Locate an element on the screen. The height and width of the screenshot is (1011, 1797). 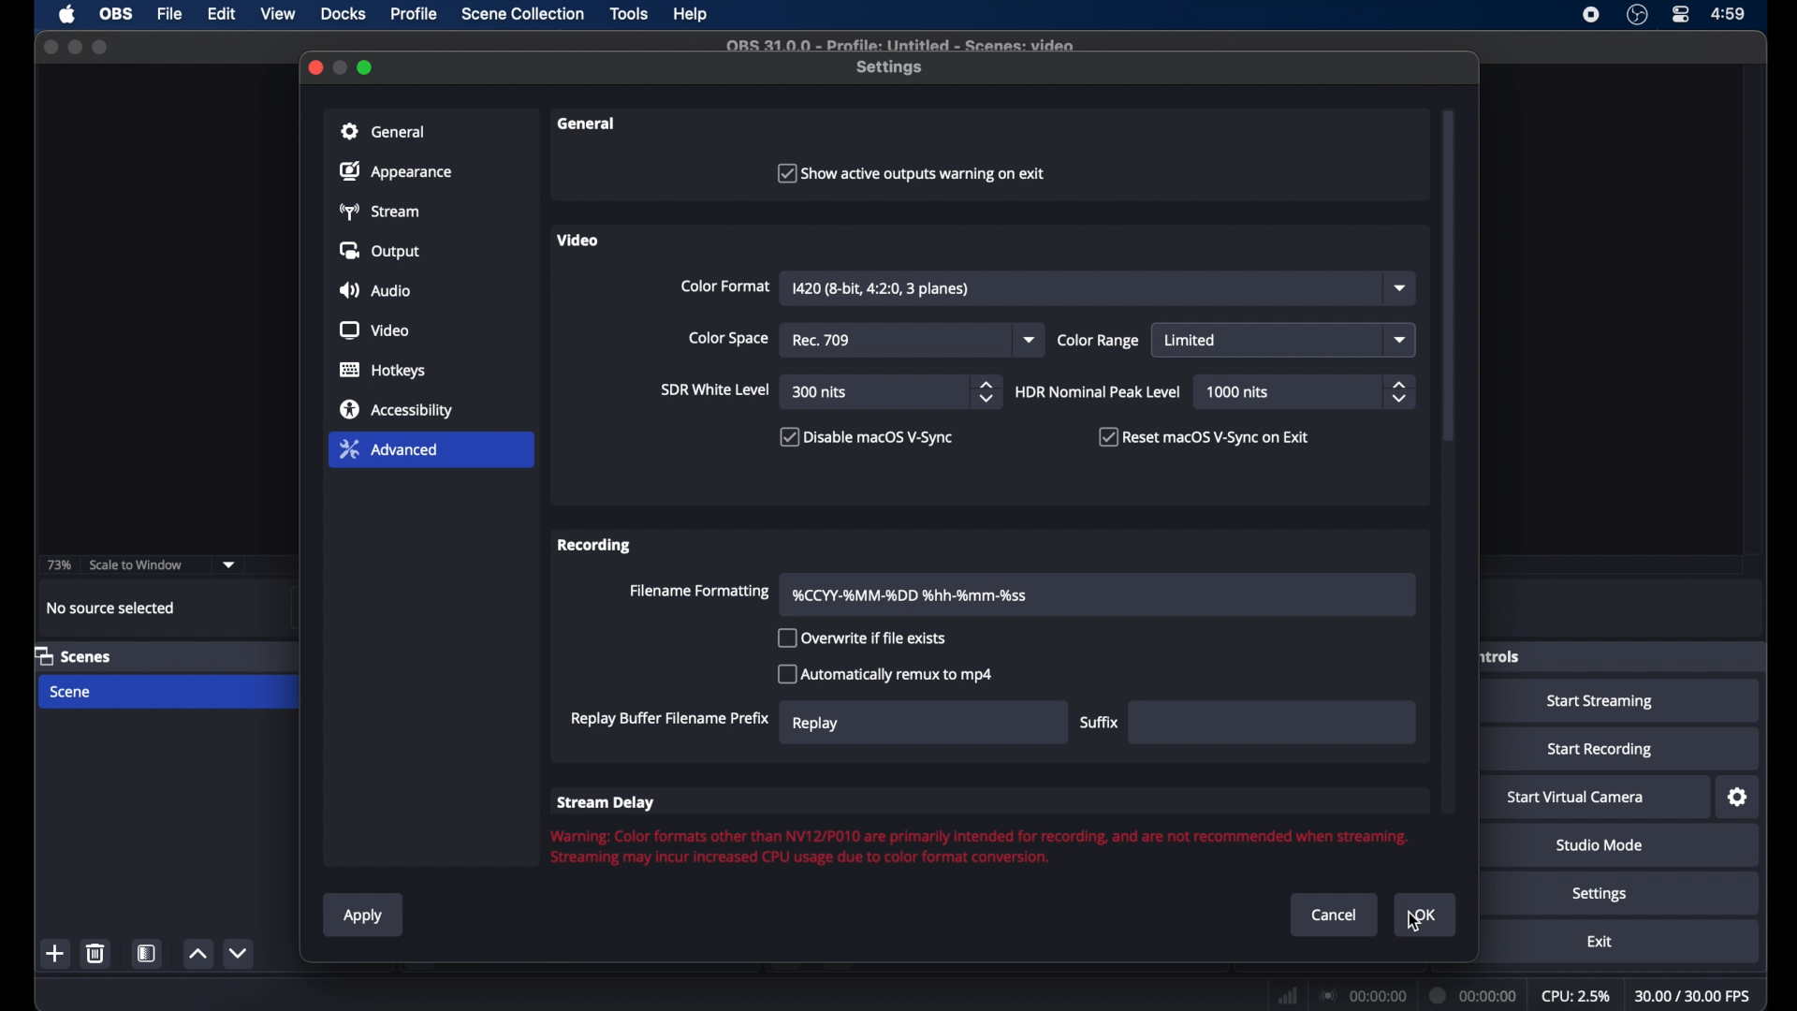
settings is located at coordinates (1737, 798).